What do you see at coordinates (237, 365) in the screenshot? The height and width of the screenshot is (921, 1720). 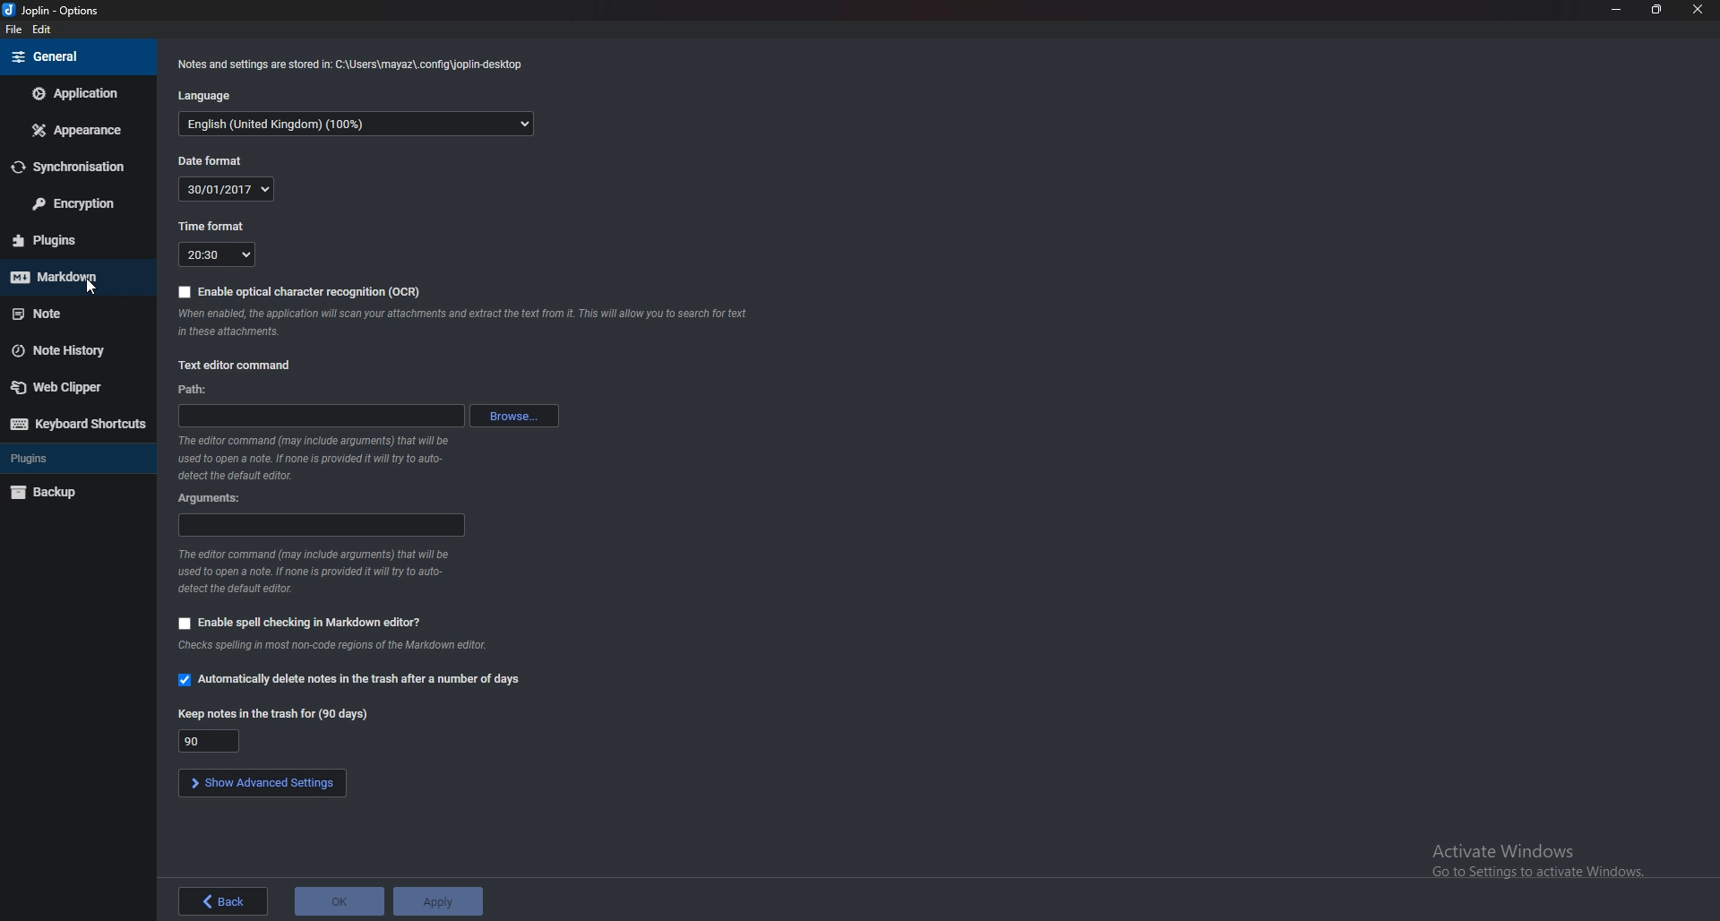 I see `Text editor command` at bounding box center [237, 365].